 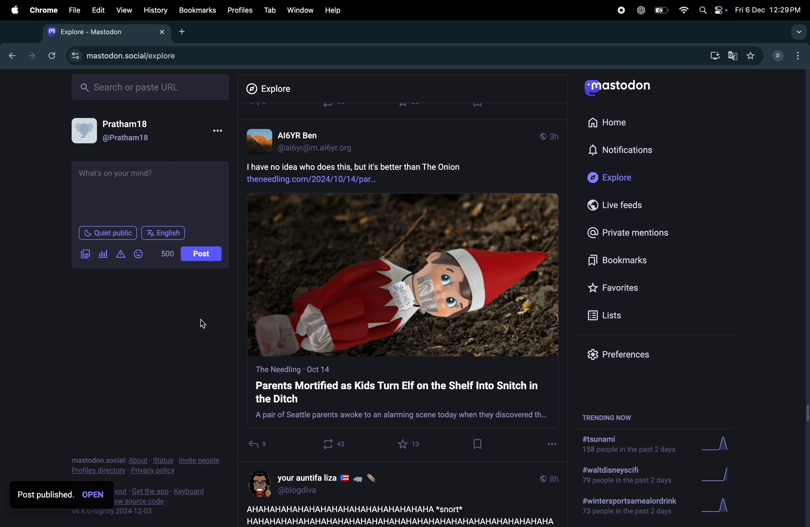 What do you see at coordinates (75, 10) in the screenshot?
I see `file` at bounding box center [75, 10].